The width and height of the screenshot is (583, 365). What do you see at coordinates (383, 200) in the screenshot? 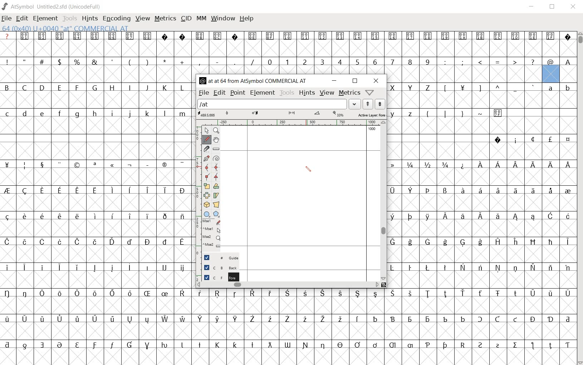
I see `scrollbar` at bounding box center [383, 200].